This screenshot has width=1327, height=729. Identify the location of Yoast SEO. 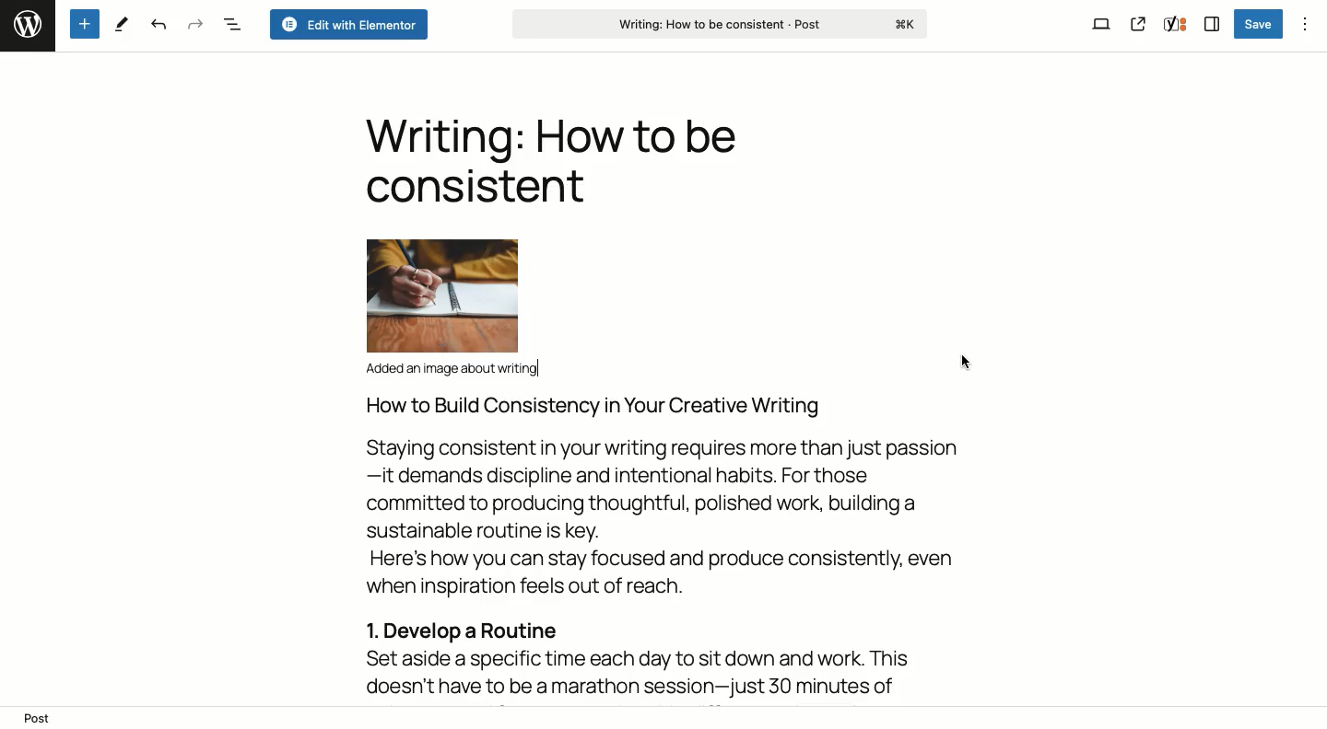
(1174, 26).